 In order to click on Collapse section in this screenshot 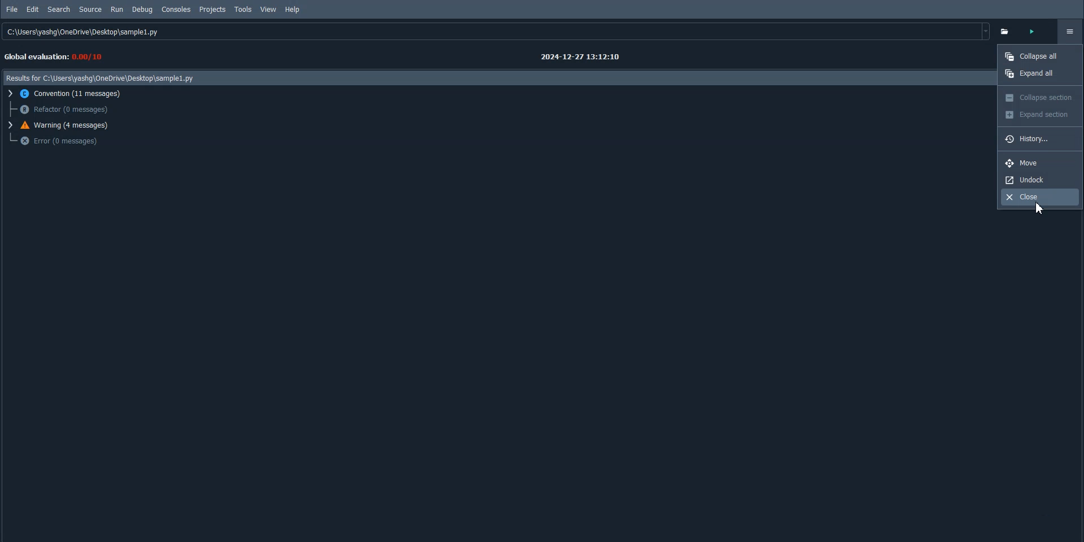, I will do `click(1040, 98)`.